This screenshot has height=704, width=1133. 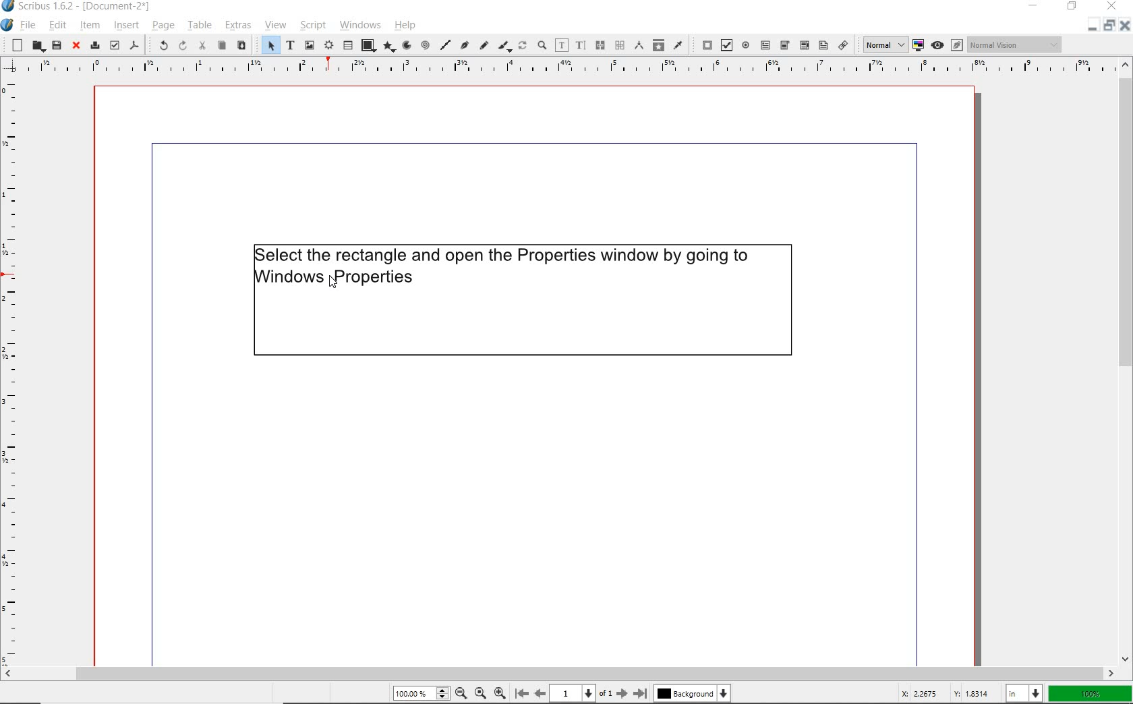 What do you see at coordinates (11, 373) in the screenshot?
I see `ruler` at bounding box center [11, 373].